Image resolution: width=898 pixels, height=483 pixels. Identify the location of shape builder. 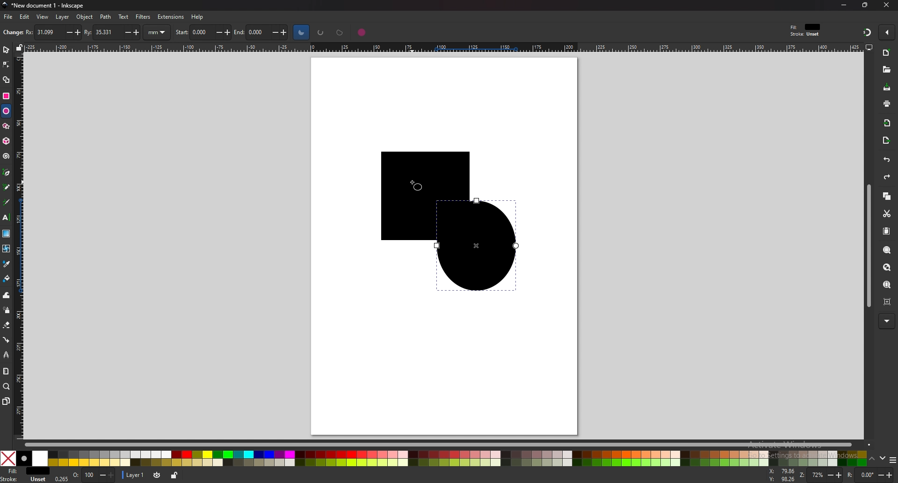
(6, 80).